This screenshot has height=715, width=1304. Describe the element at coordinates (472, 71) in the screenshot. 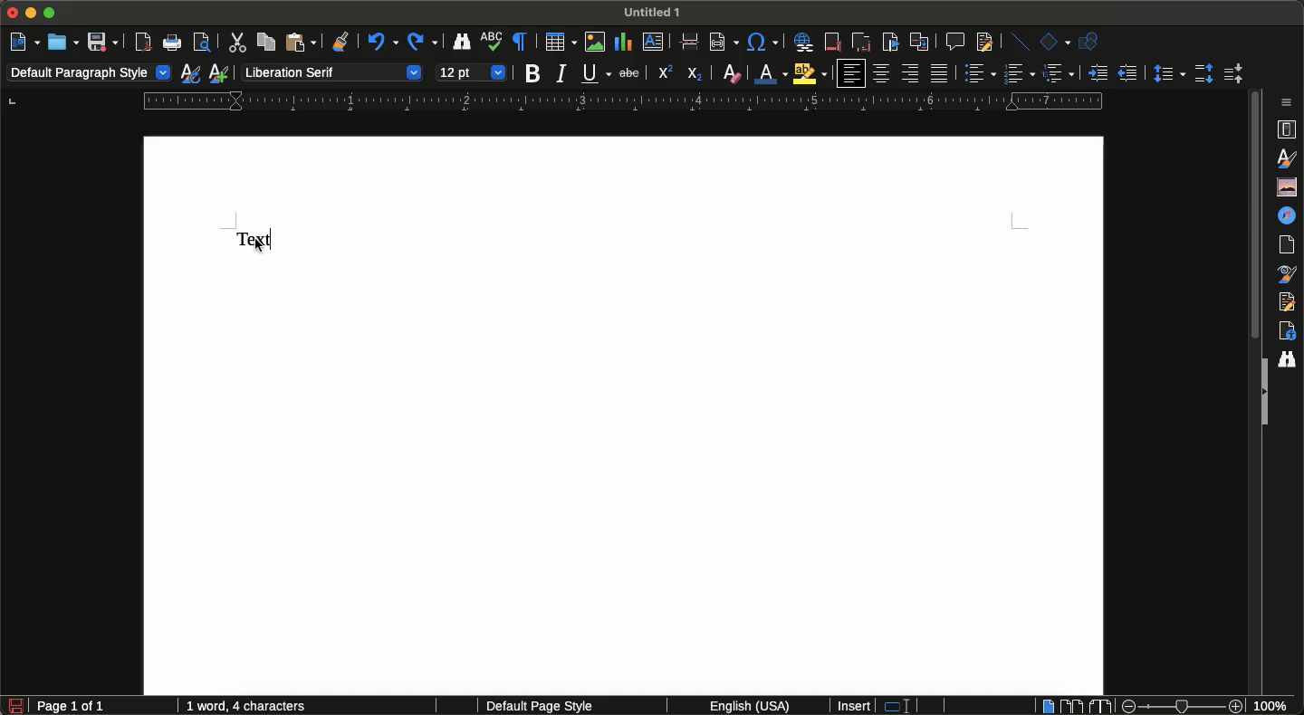

I see `Font size` at that location.